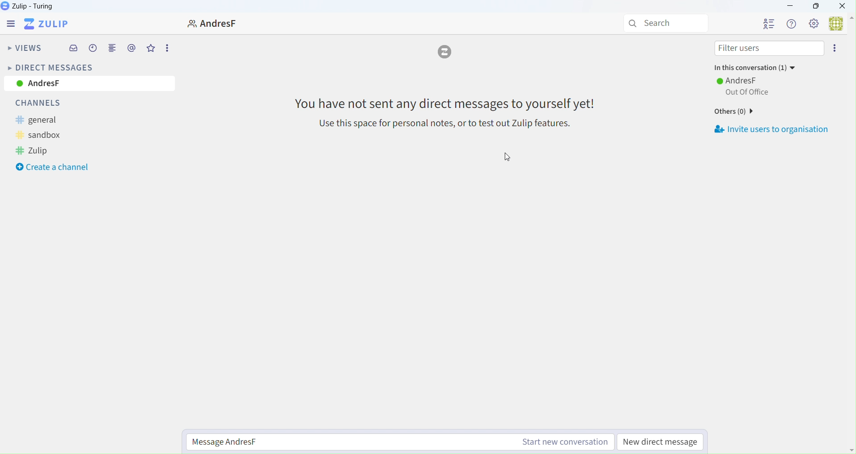 The width and height of the screenshot is (856, 454). I want to click on More, so click(835, 49).